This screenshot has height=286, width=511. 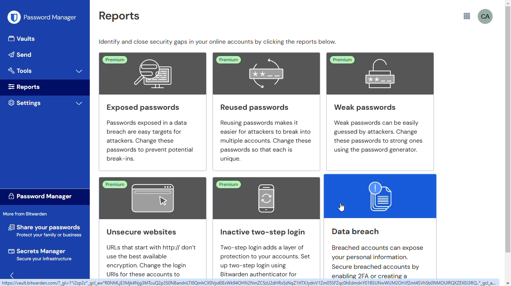 I want to click on share your passwords protect your family or business, so click(x=45, y=229).